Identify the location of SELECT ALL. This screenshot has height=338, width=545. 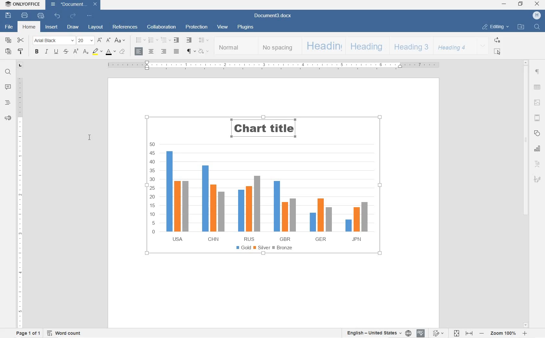
(497, 52).